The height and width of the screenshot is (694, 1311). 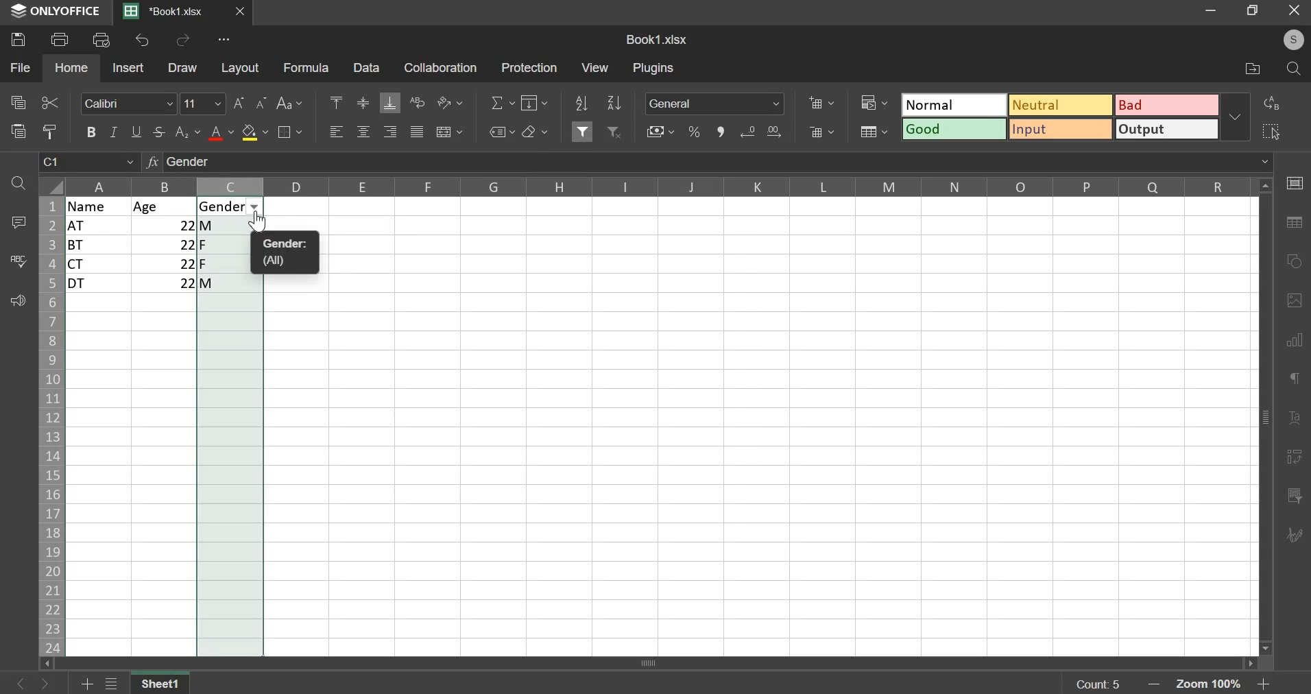 I want to click on sort, so click(x=580, y=103).